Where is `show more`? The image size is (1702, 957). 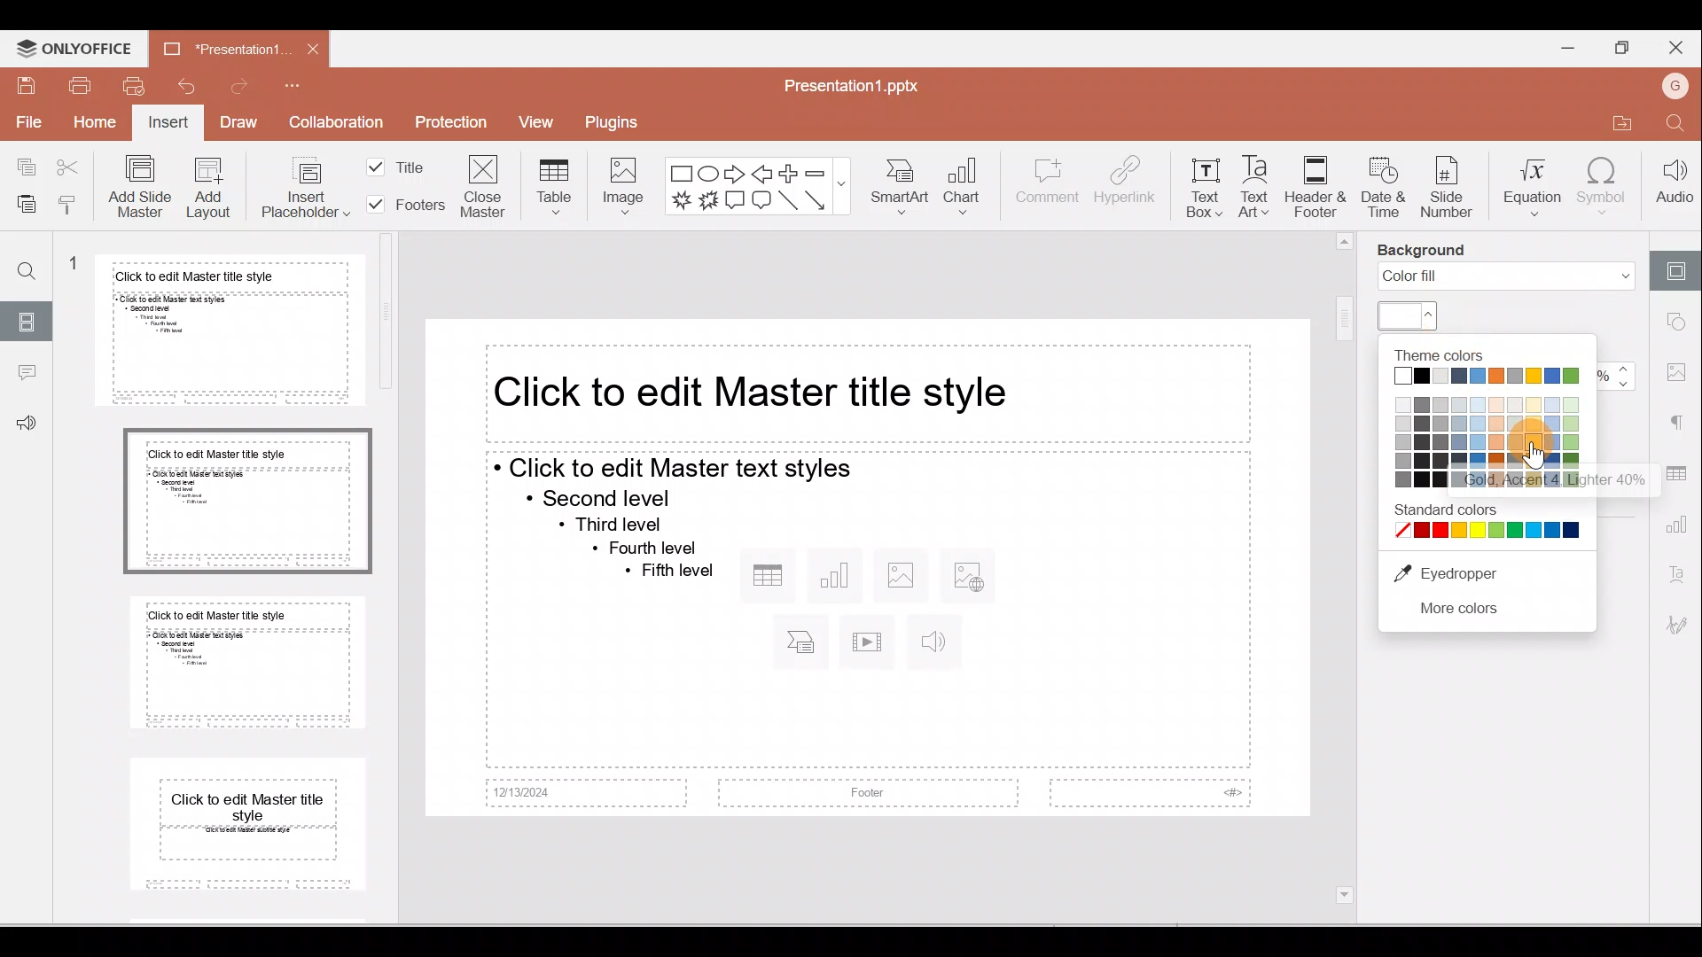
show more is located at coordinates (843, 182).